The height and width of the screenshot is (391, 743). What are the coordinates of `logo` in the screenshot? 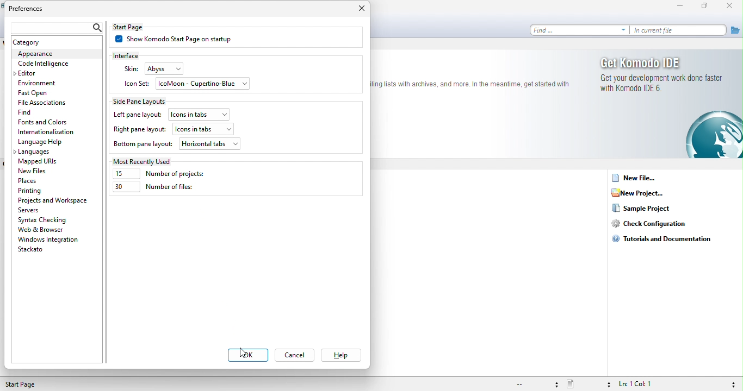 It's located at (713, 135).